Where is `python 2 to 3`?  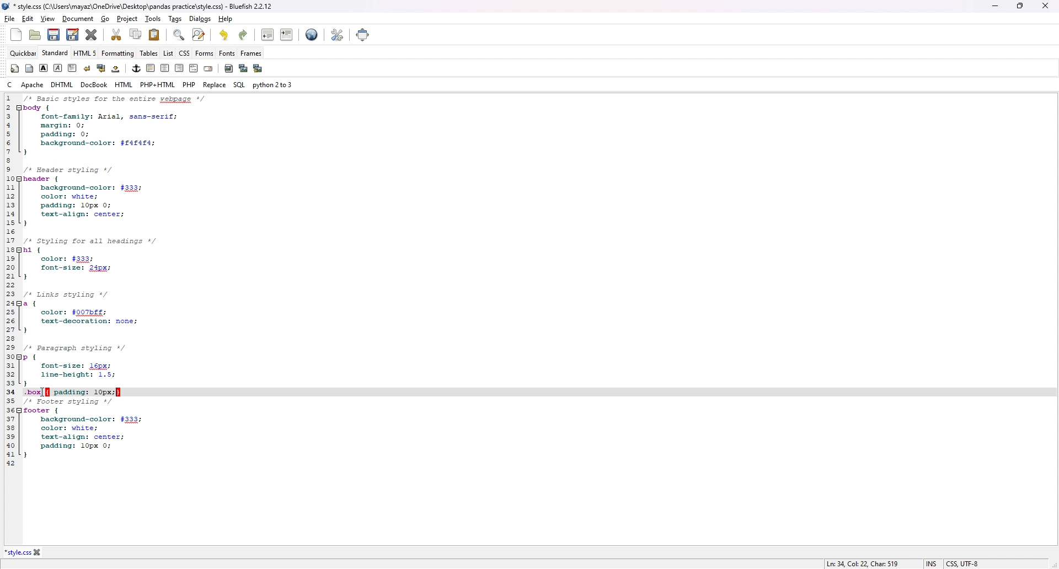 python 2 to 3 is located at coordinates (273, 84).